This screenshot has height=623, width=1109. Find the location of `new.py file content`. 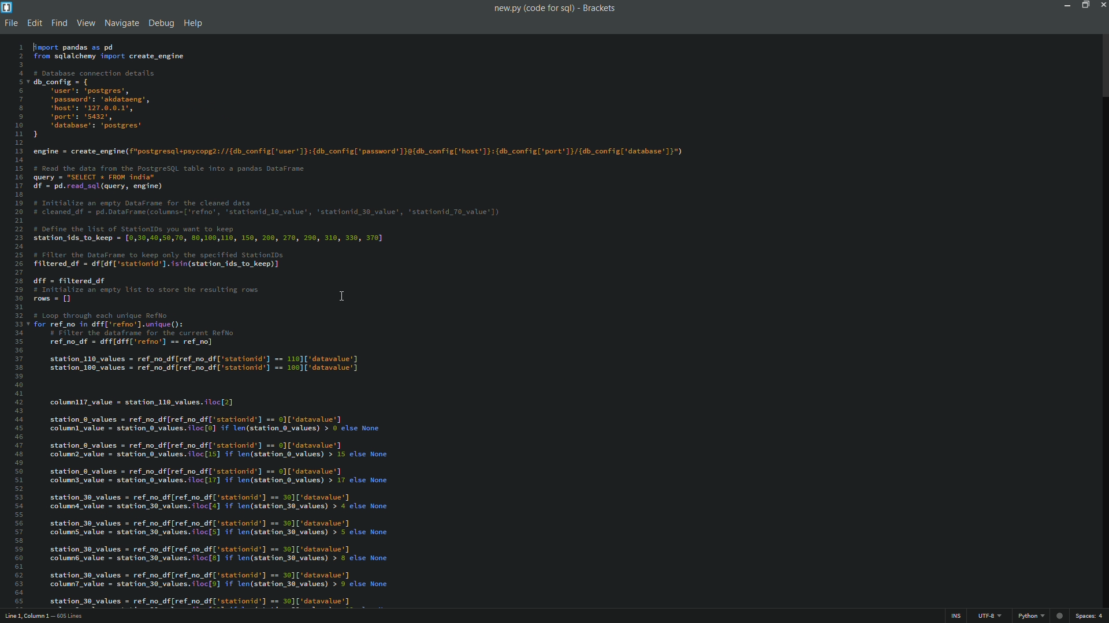

new.py file content is located at coordinates (406, 323).